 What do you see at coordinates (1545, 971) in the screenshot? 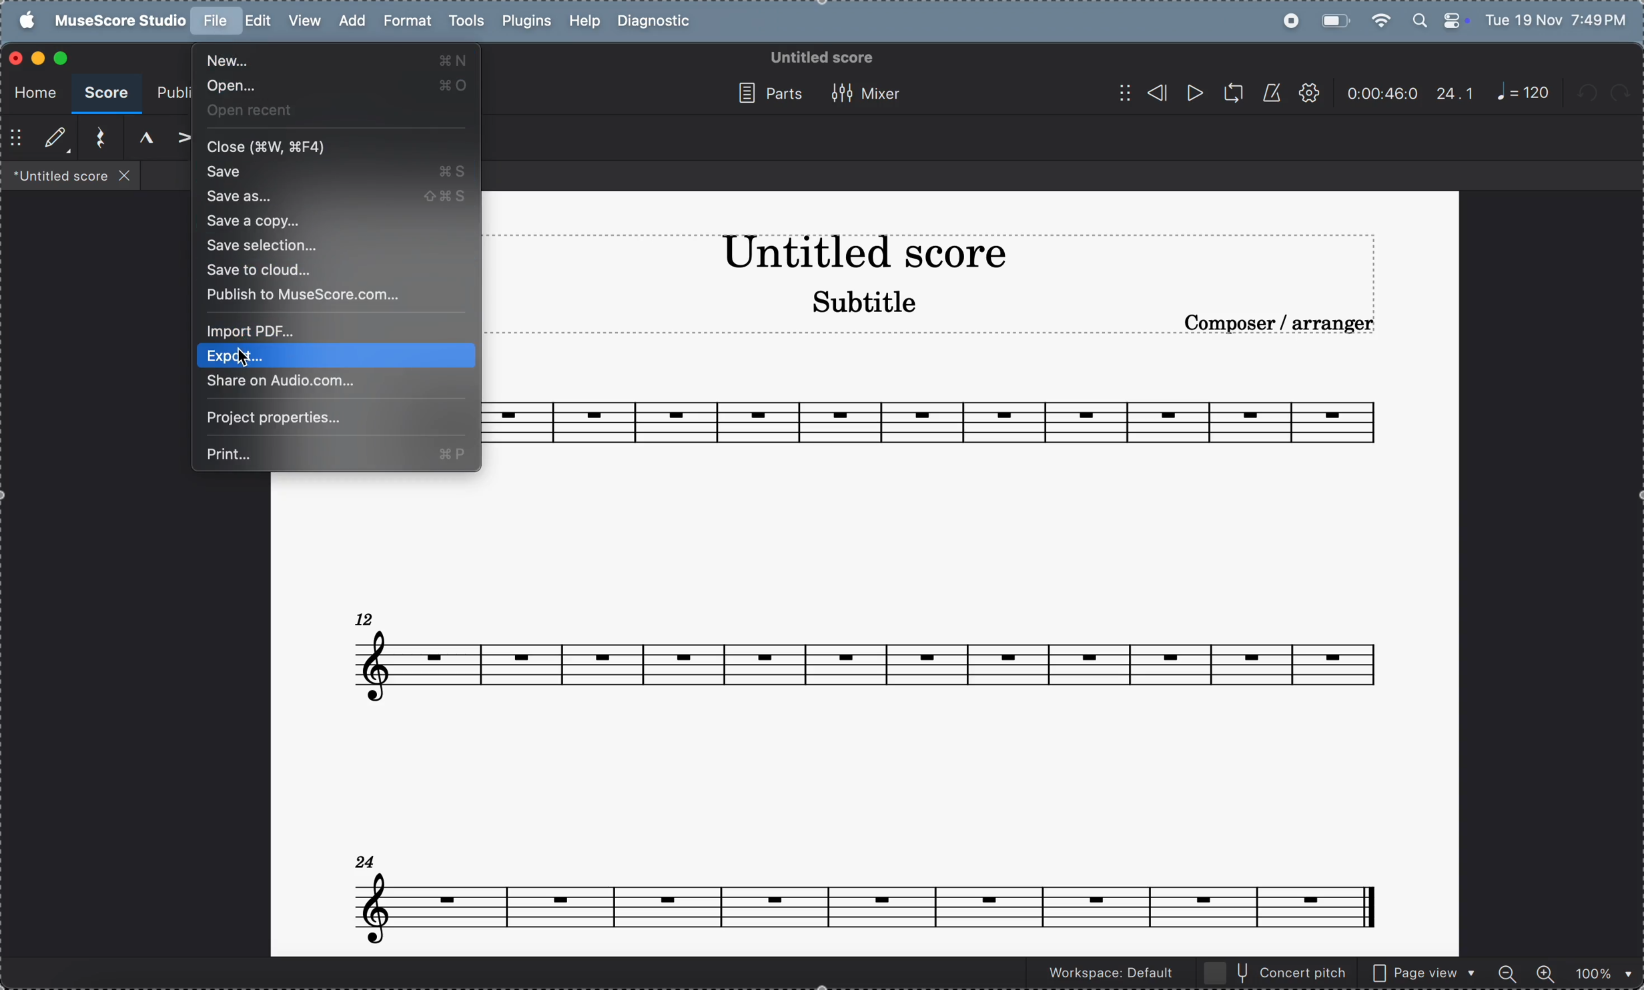
I see `zoom in` at bounding box center [1545, 971].